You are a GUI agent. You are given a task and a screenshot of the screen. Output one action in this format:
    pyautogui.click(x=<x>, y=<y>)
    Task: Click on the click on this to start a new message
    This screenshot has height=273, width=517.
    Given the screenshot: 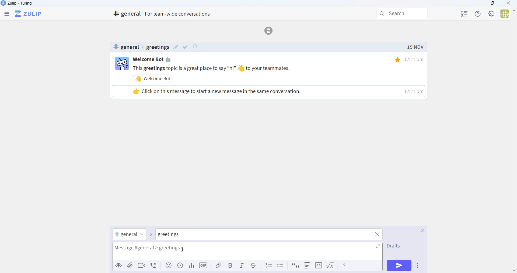 What is the action you would take?
    pyautogui.click(x=267, y=91)
    